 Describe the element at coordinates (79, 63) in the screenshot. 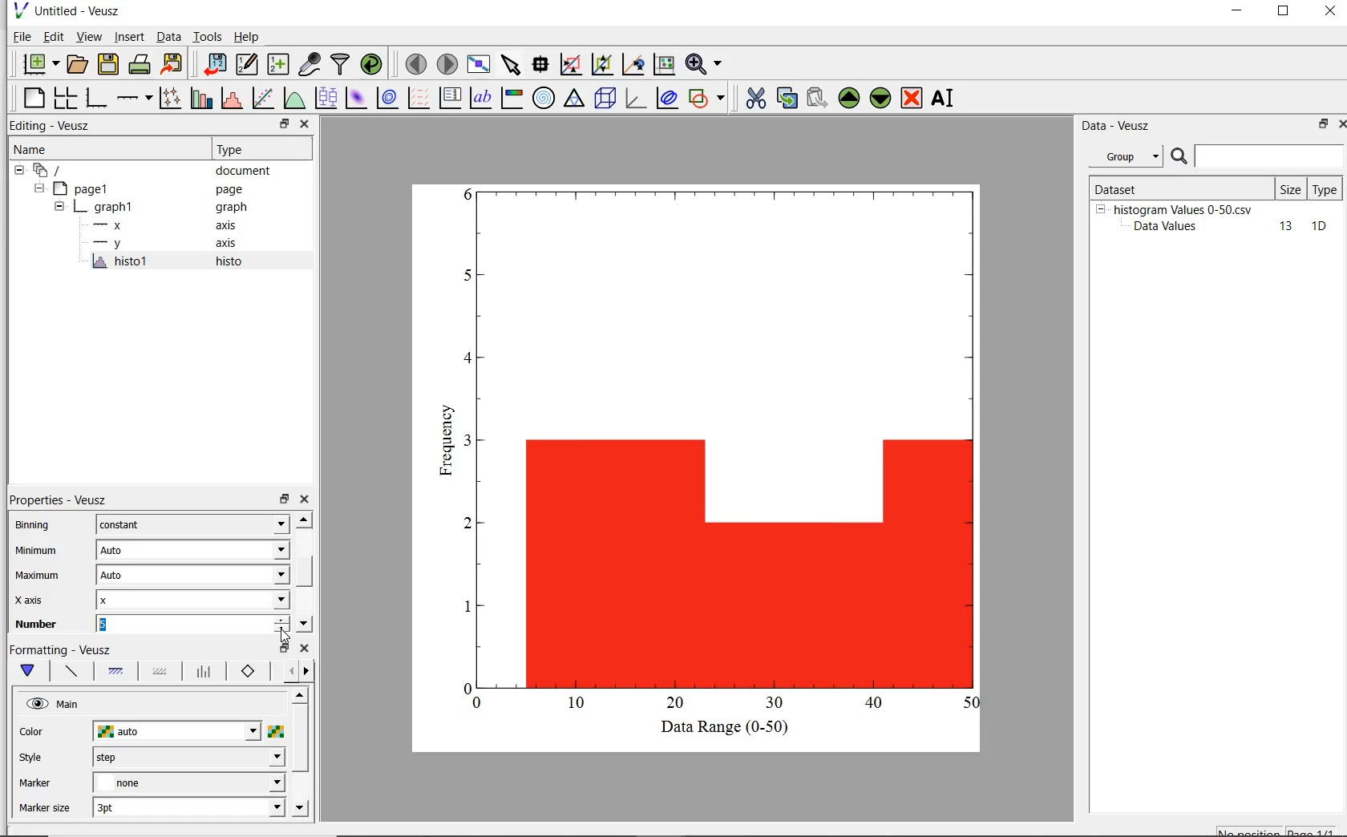

I see `open` at that location.